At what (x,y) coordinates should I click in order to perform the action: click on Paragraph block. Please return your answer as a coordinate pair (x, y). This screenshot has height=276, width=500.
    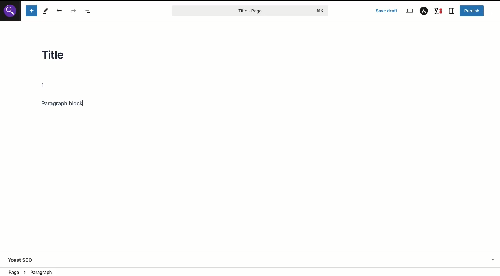
    Looking at the image, I should click on (70, 104).